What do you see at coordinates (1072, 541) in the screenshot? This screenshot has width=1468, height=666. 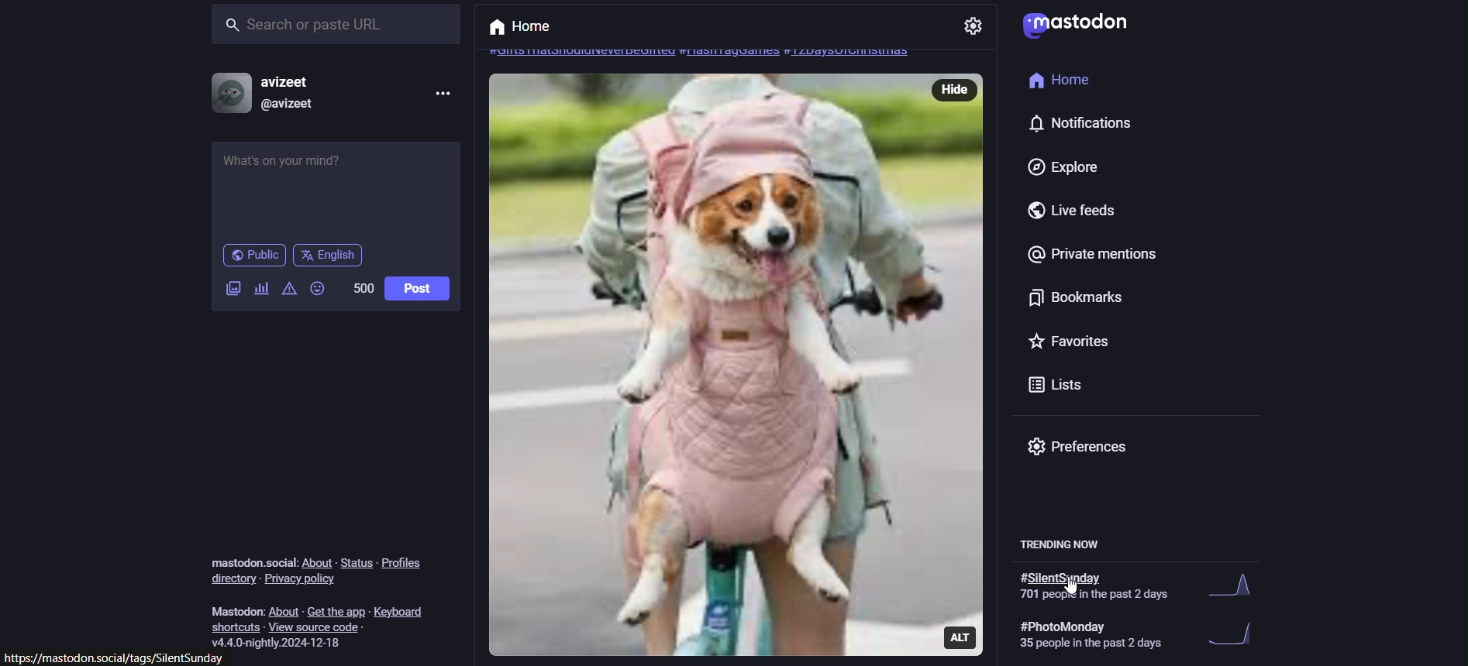 I see `Trending now` at bounding box center [1072, 541].